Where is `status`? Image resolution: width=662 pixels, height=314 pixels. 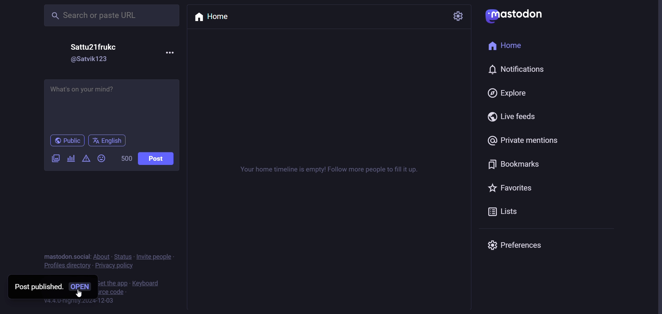 status is located at coordinates (123, 257).